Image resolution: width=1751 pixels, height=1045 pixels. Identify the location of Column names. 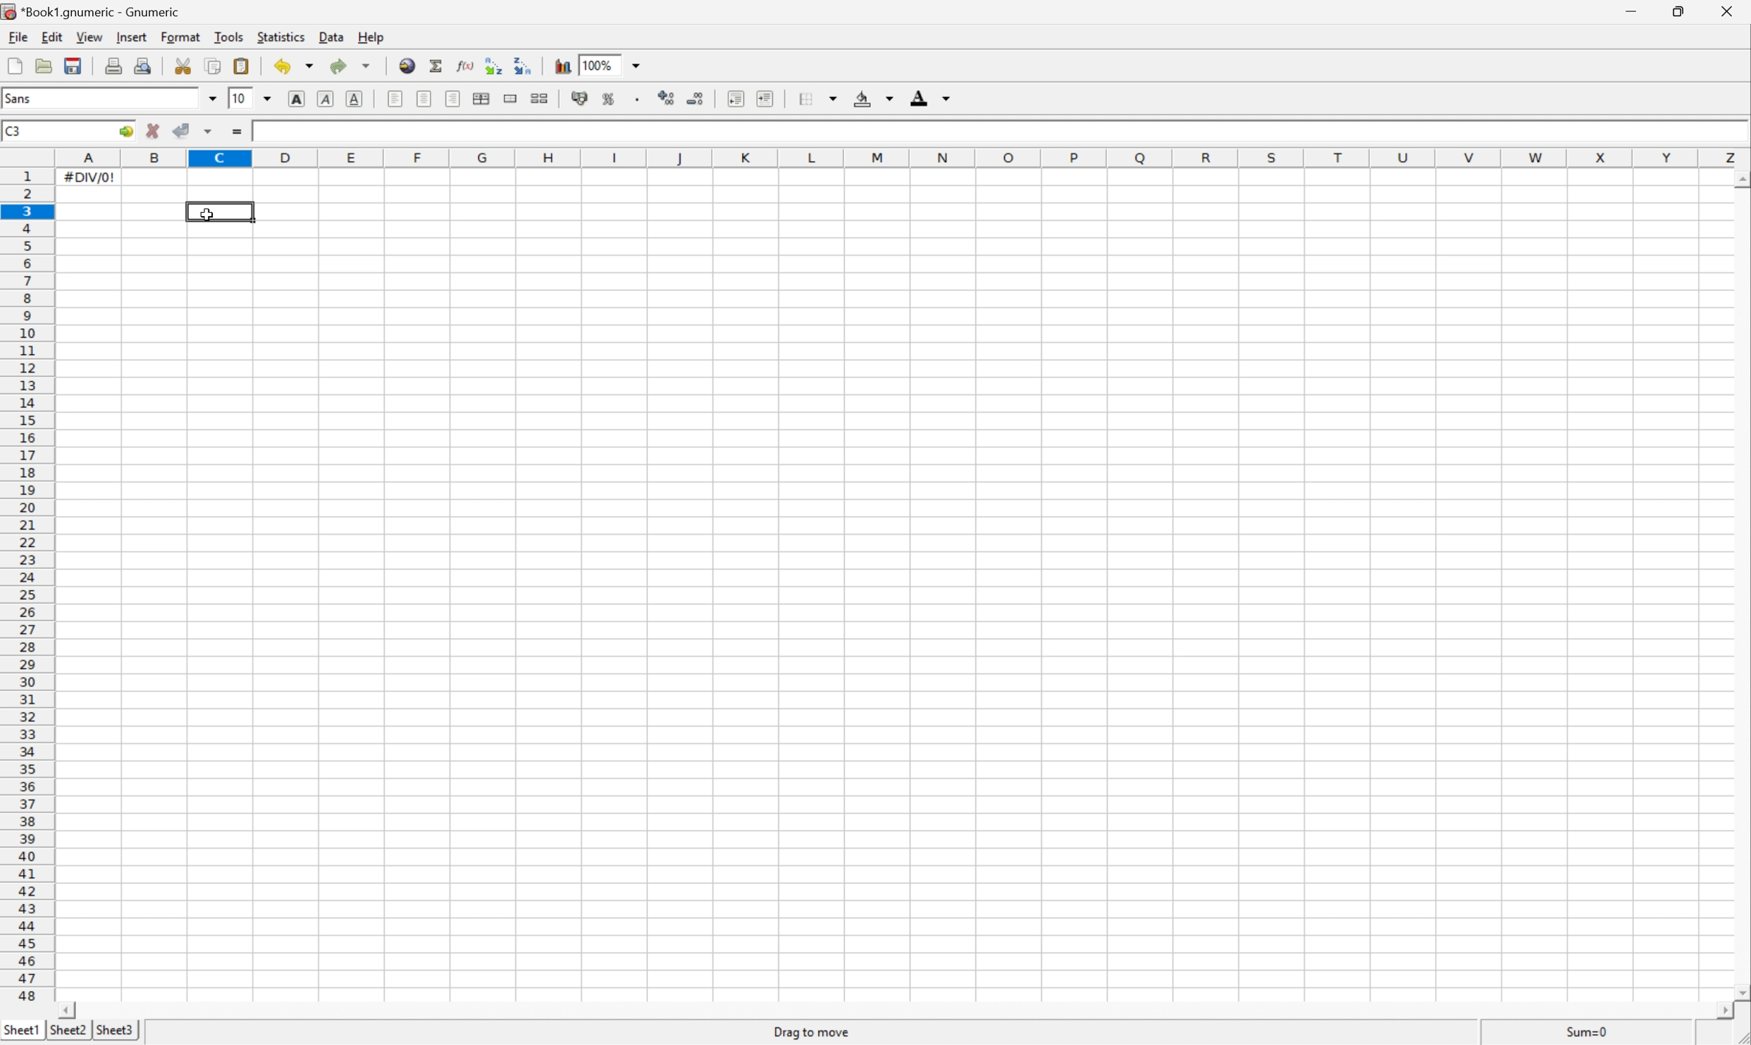
(900, 158).